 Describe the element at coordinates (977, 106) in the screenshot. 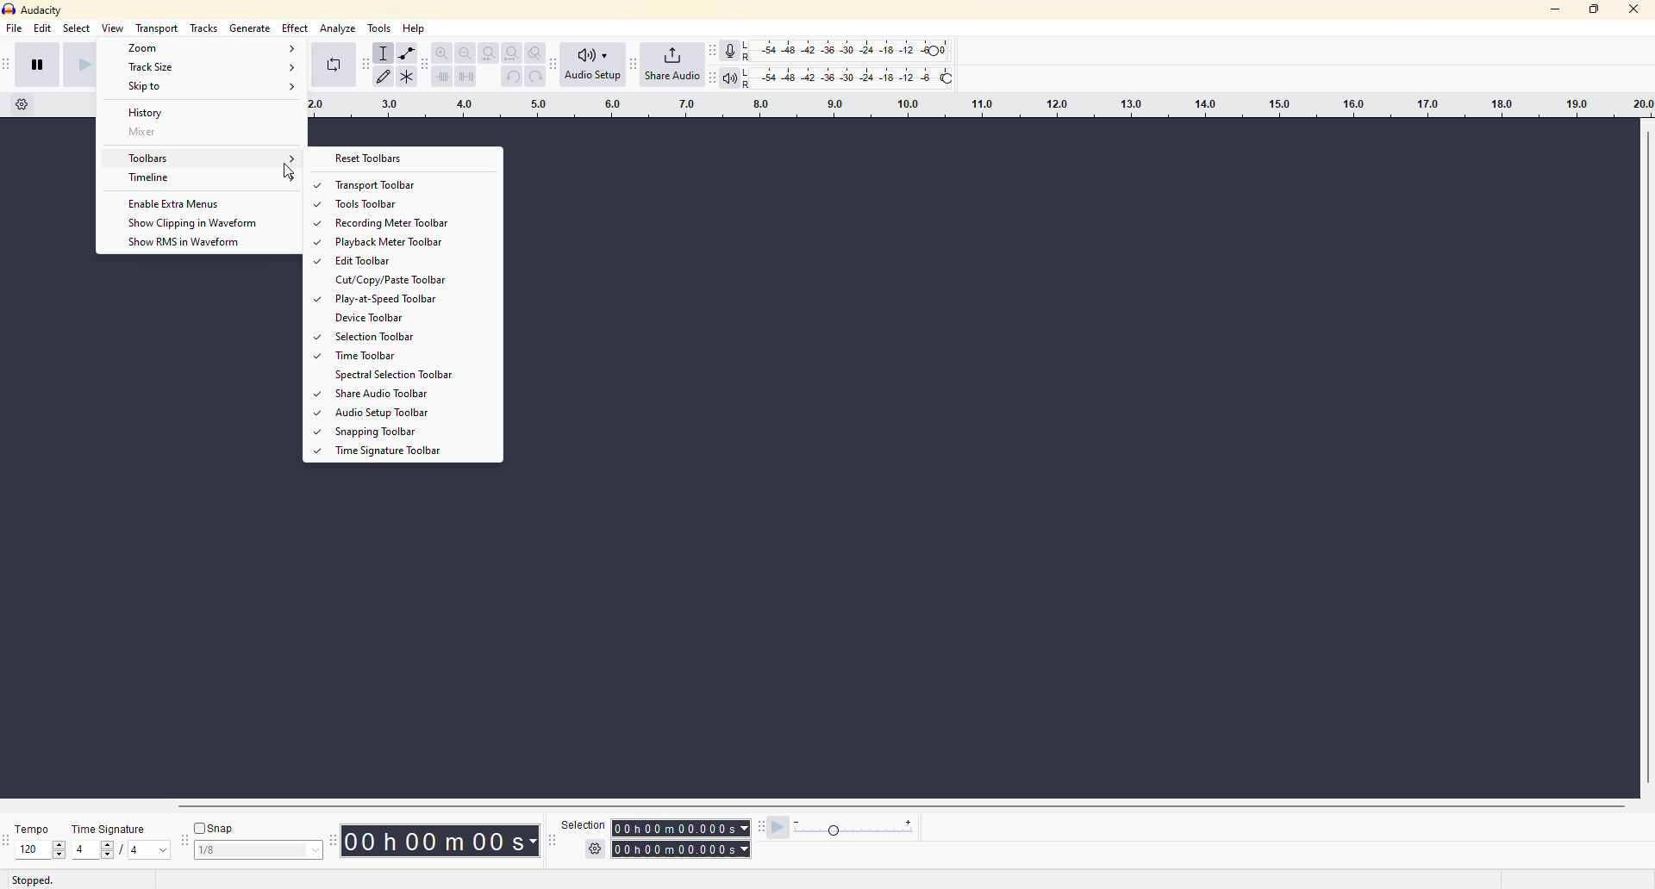

I see `click and drag to define a looping region` at that location.